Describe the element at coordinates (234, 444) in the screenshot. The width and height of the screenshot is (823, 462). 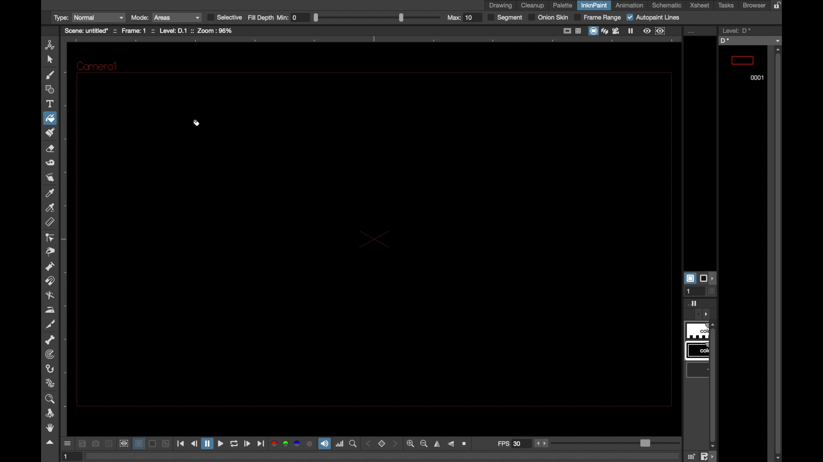
I see `loop` at that location.